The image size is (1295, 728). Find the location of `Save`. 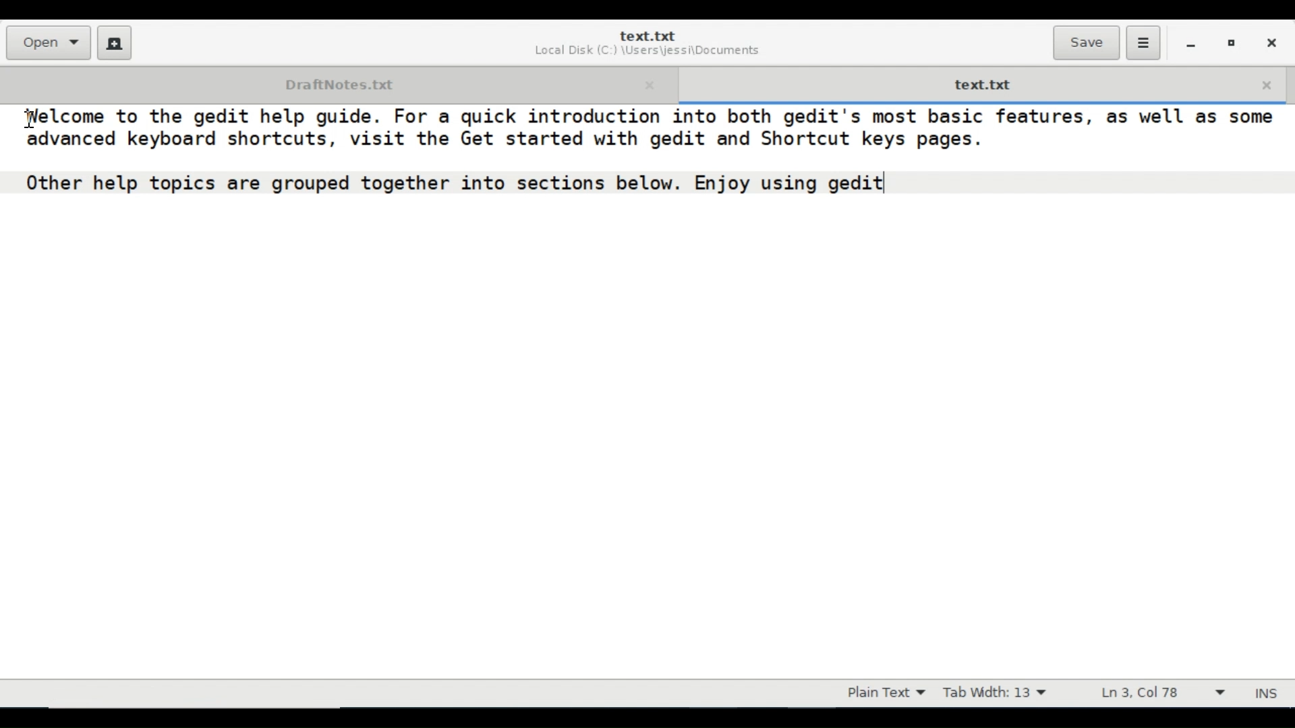

Save is located at coordinates (1086, 42).